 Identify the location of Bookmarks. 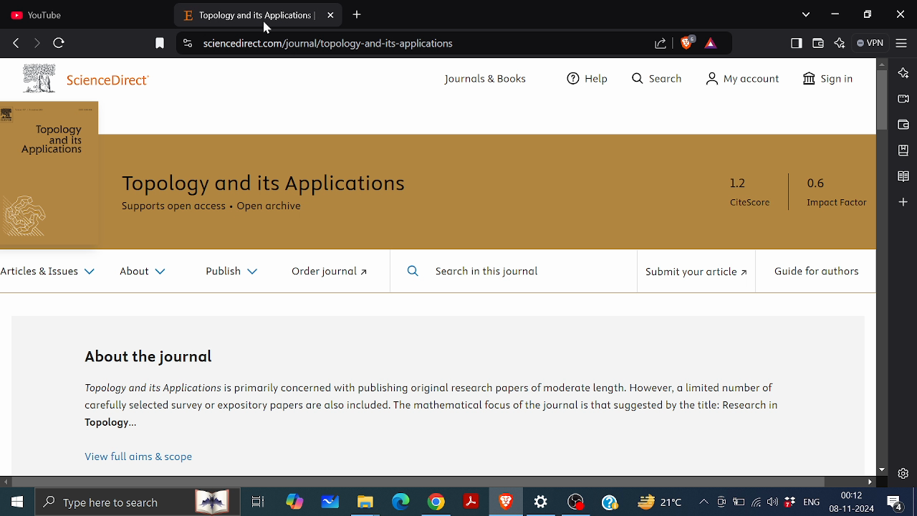
(904, 150).